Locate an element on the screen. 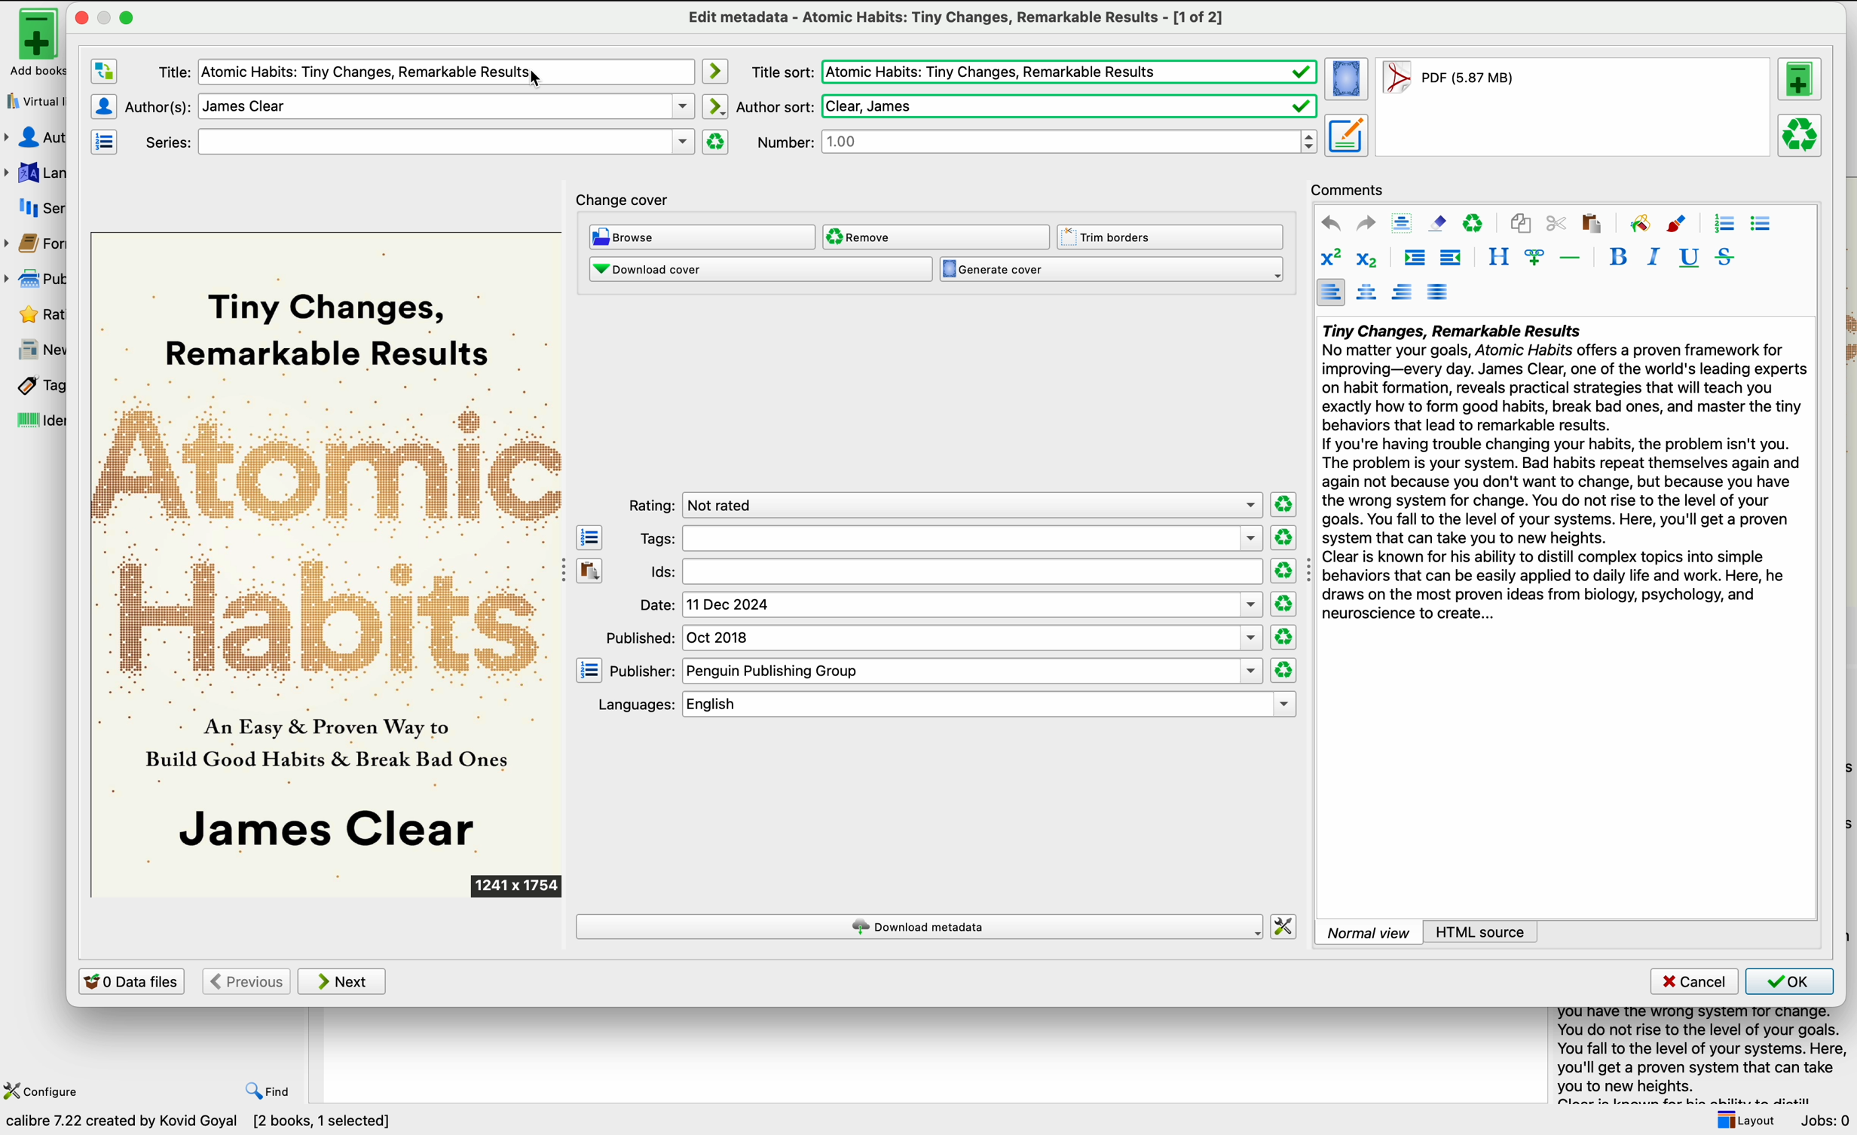  automatically mode icon is located at coordinates (717, 106).